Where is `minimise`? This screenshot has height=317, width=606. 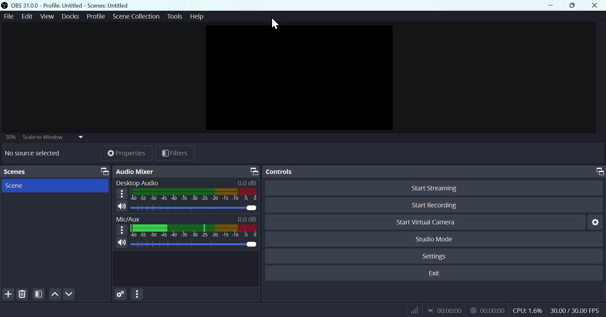
minimise is located at coordinates (551, 5).